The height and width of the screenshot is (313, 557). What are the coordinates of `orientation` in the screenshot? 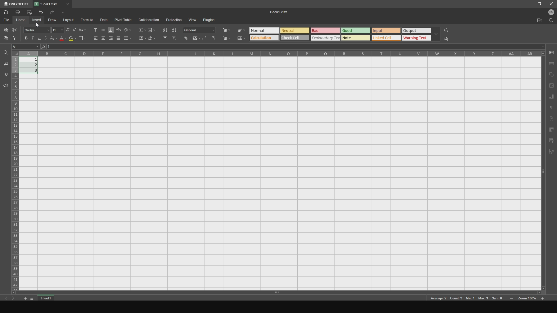 It's located at (129, 29).